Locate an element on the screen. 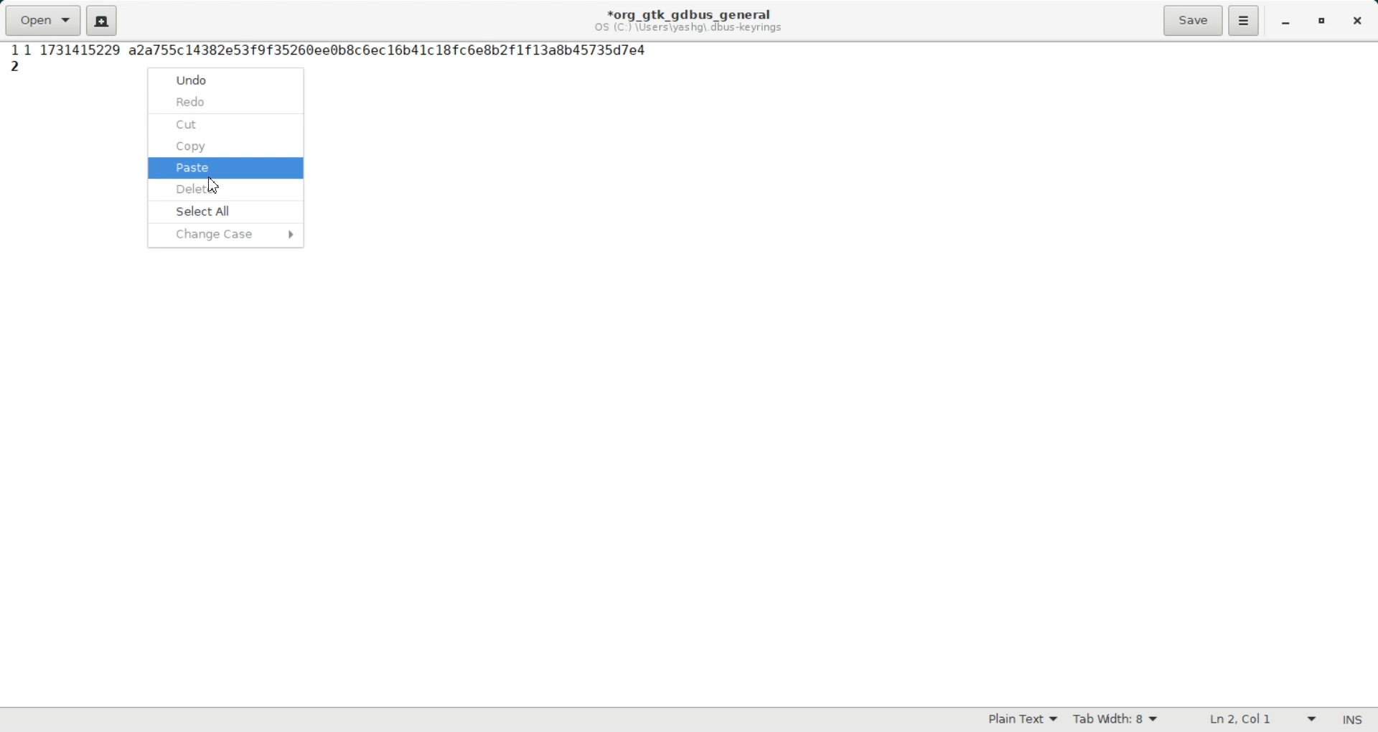 The image size is (1378, 732). Save is located at coordinates (1192, 20).